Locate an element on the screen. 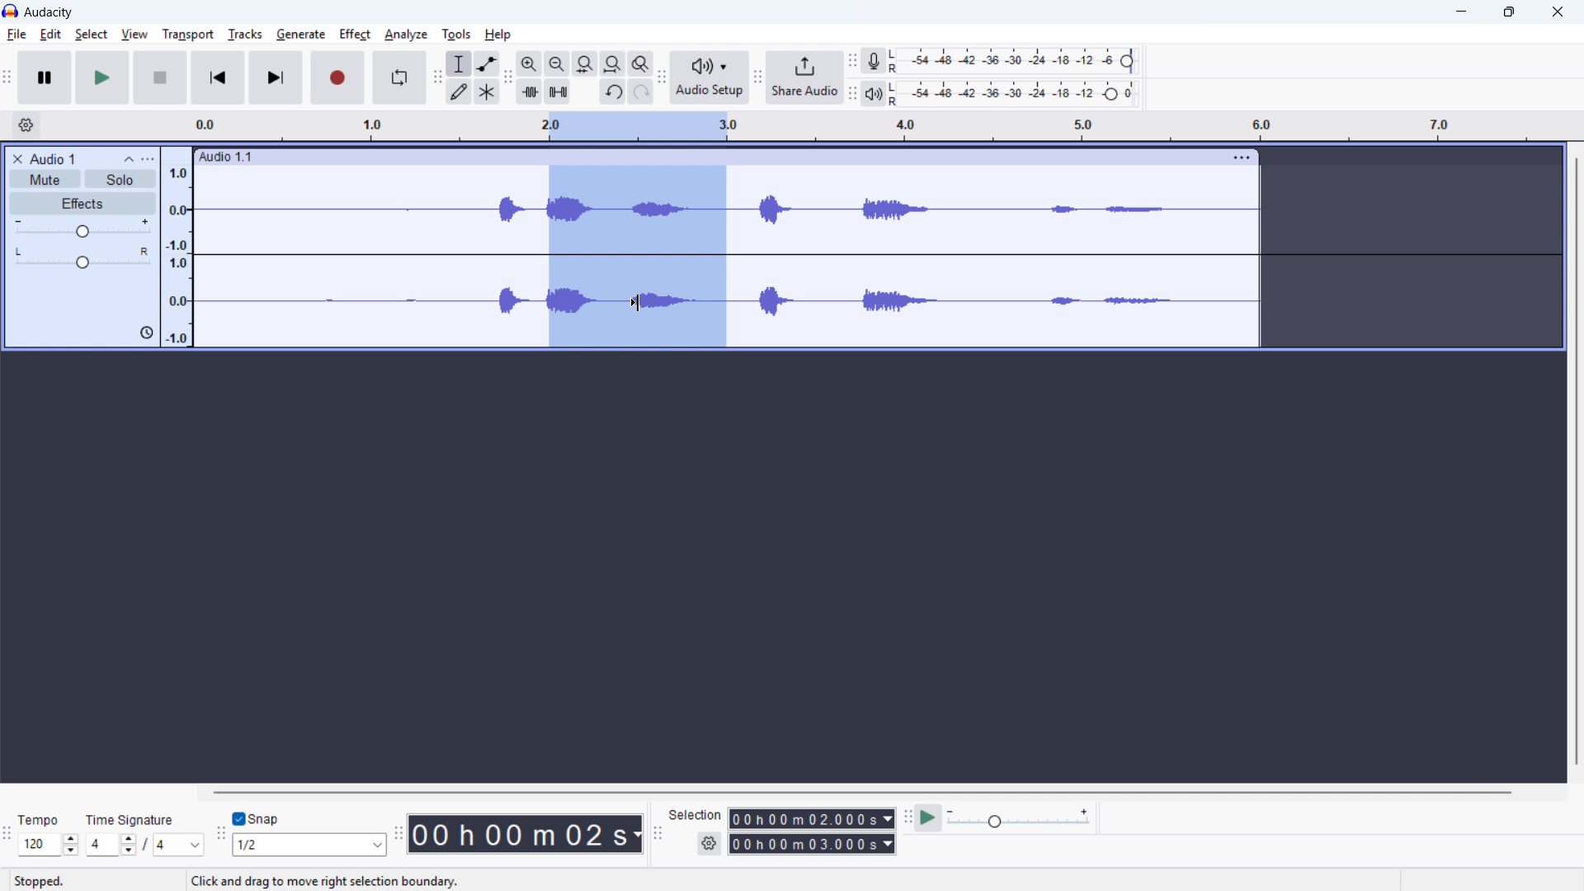  Set time signature is located at coordinates (145, 845).